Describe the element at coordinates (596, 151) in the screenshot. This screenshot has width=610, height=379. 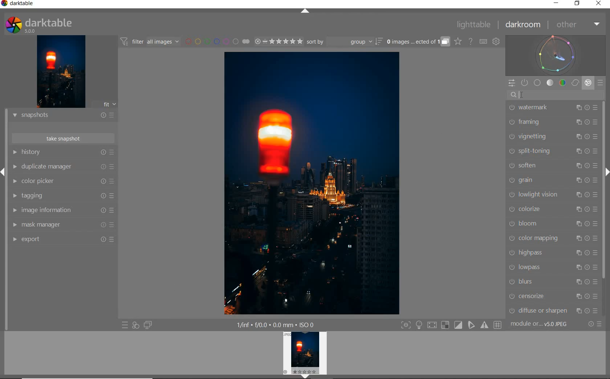
I see `Preset and reset` at that location.